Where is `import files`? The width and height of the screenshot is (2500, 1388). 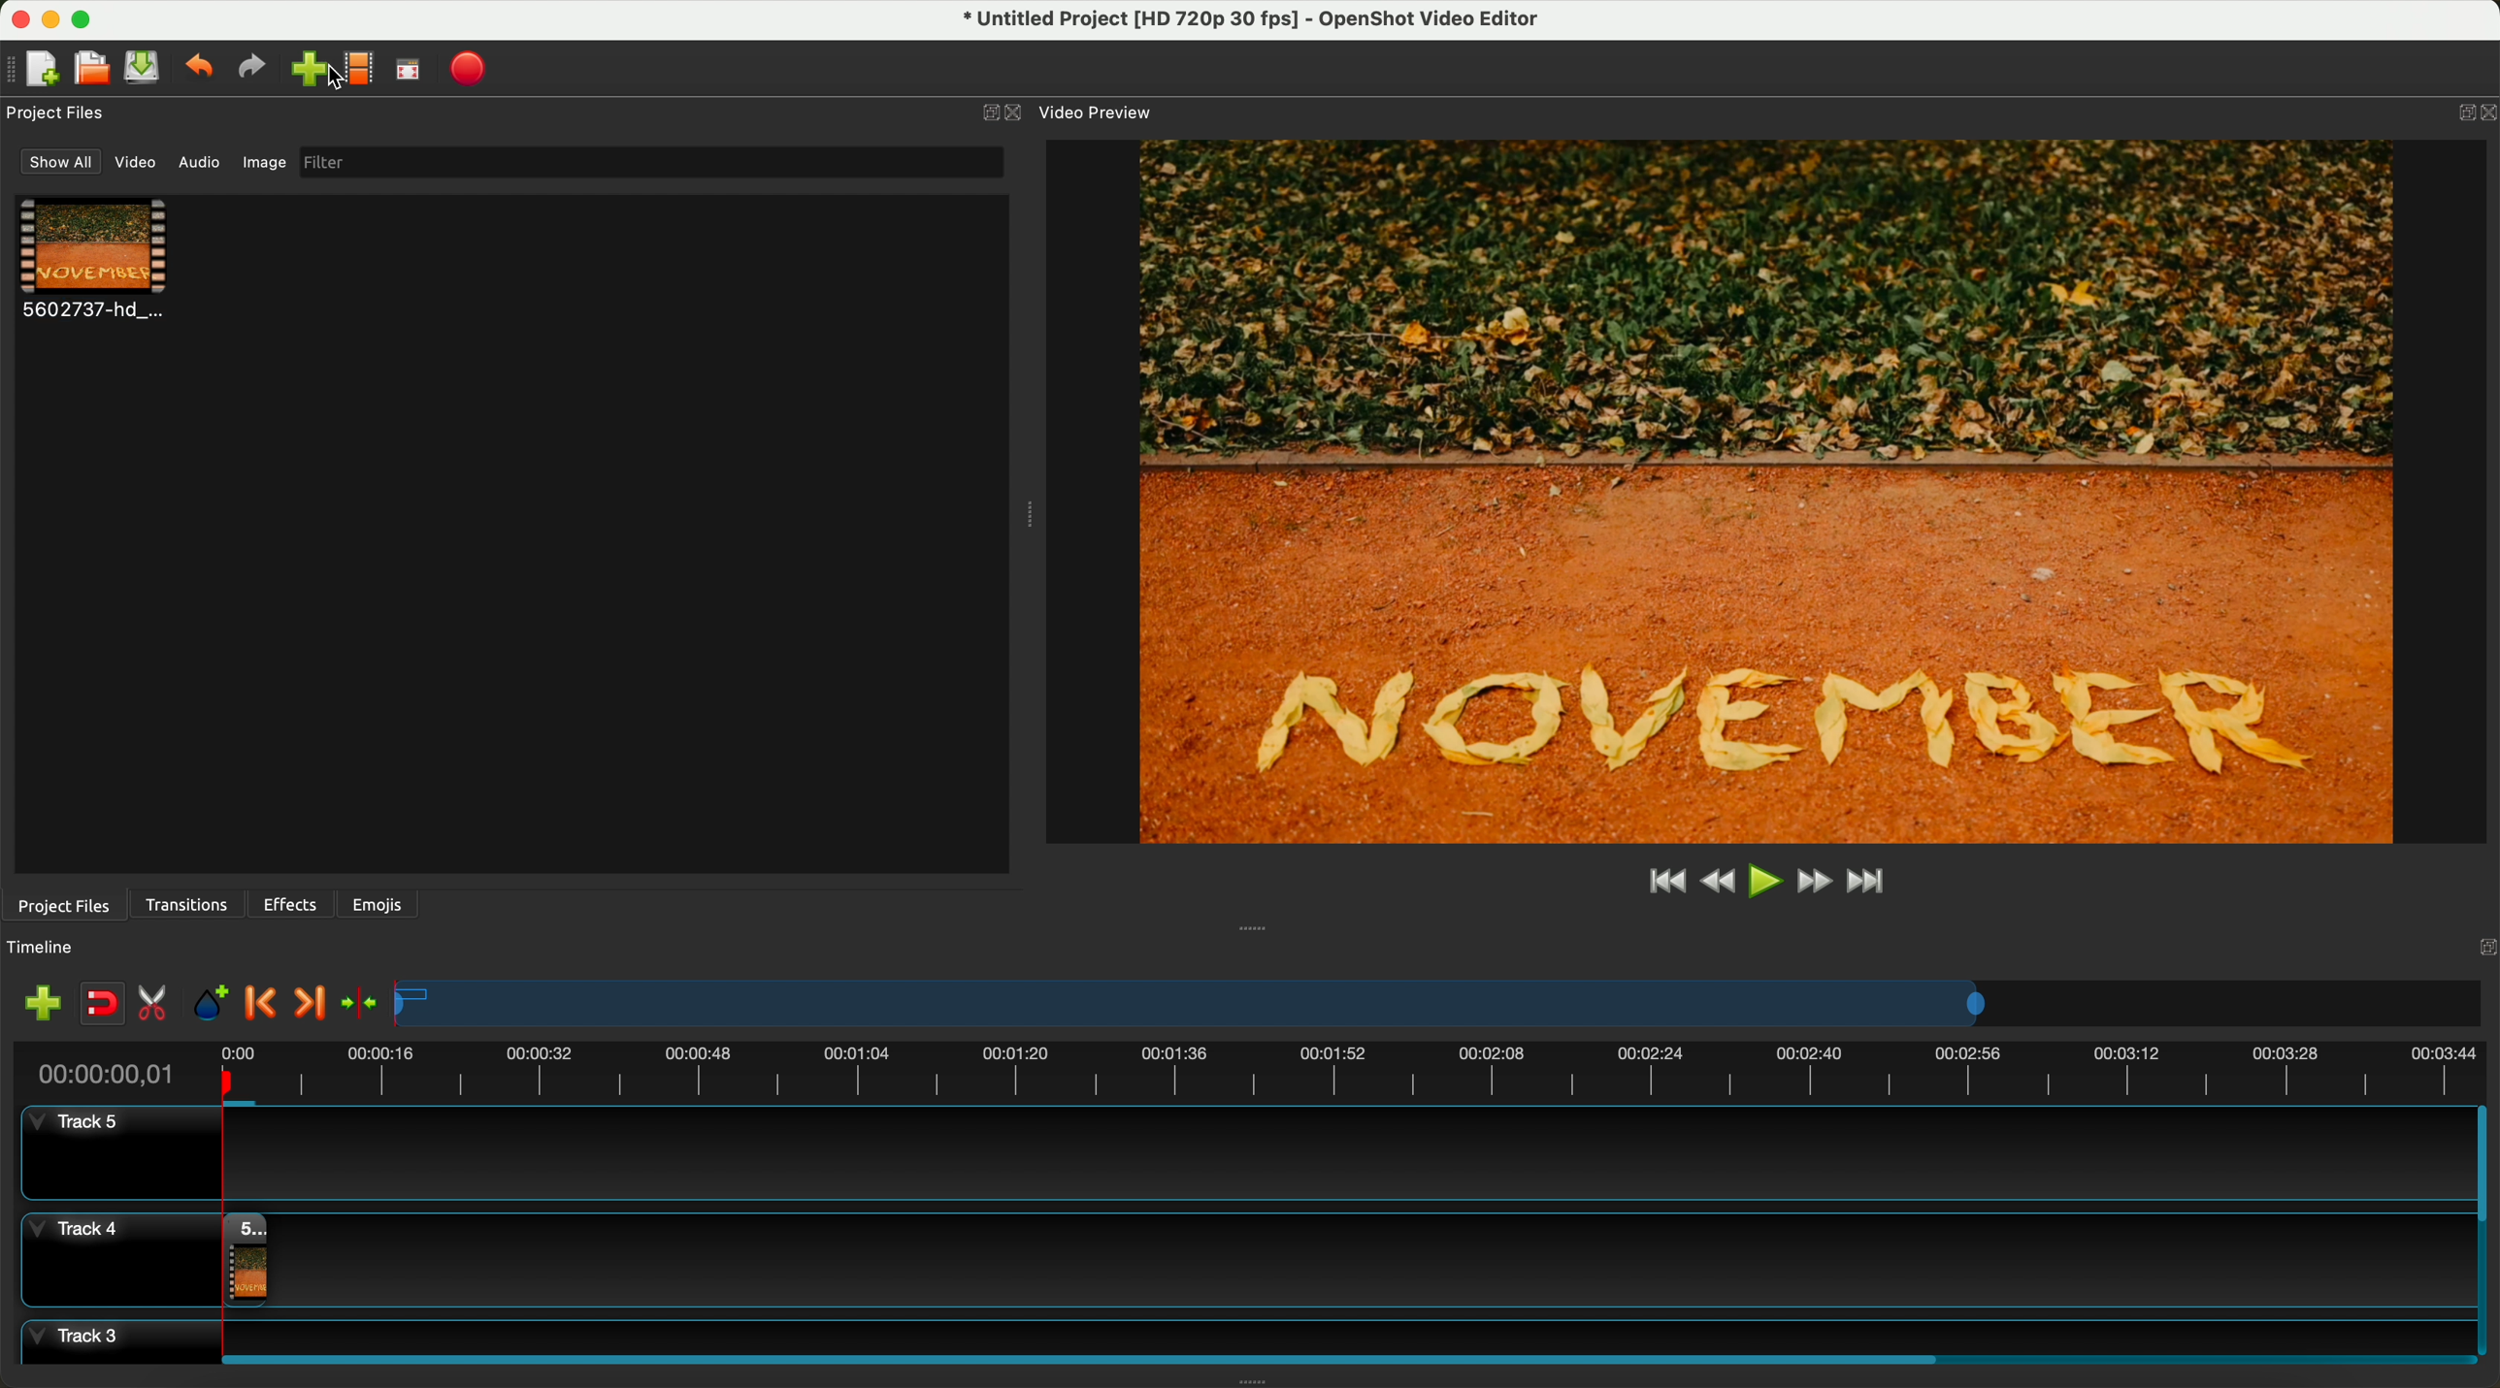
import files is located at coordinates (37, 1002).